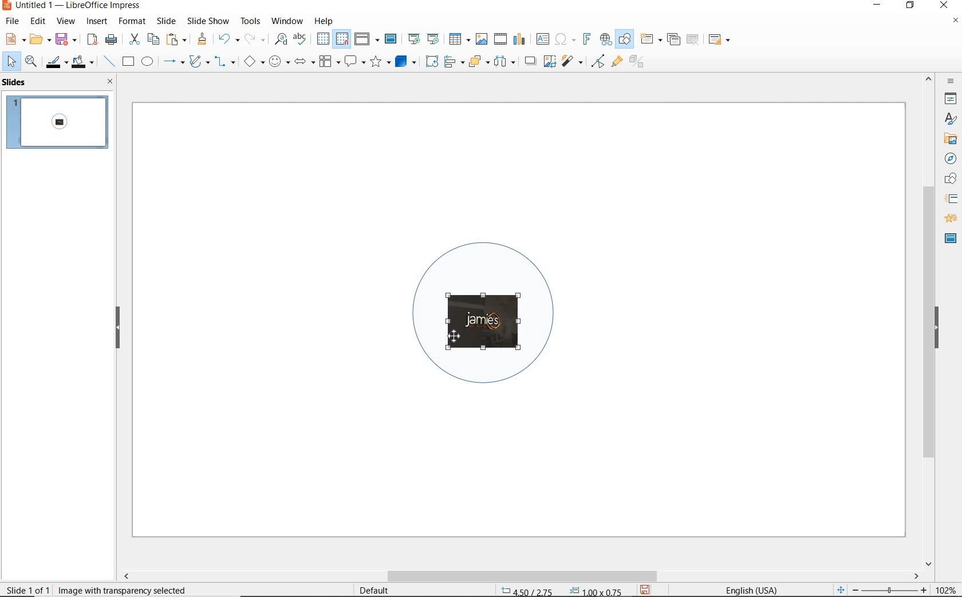  What do you see at coordinates (456, 333) in the screenshot?
I see `Cursor` at bounding box center [456, 333].